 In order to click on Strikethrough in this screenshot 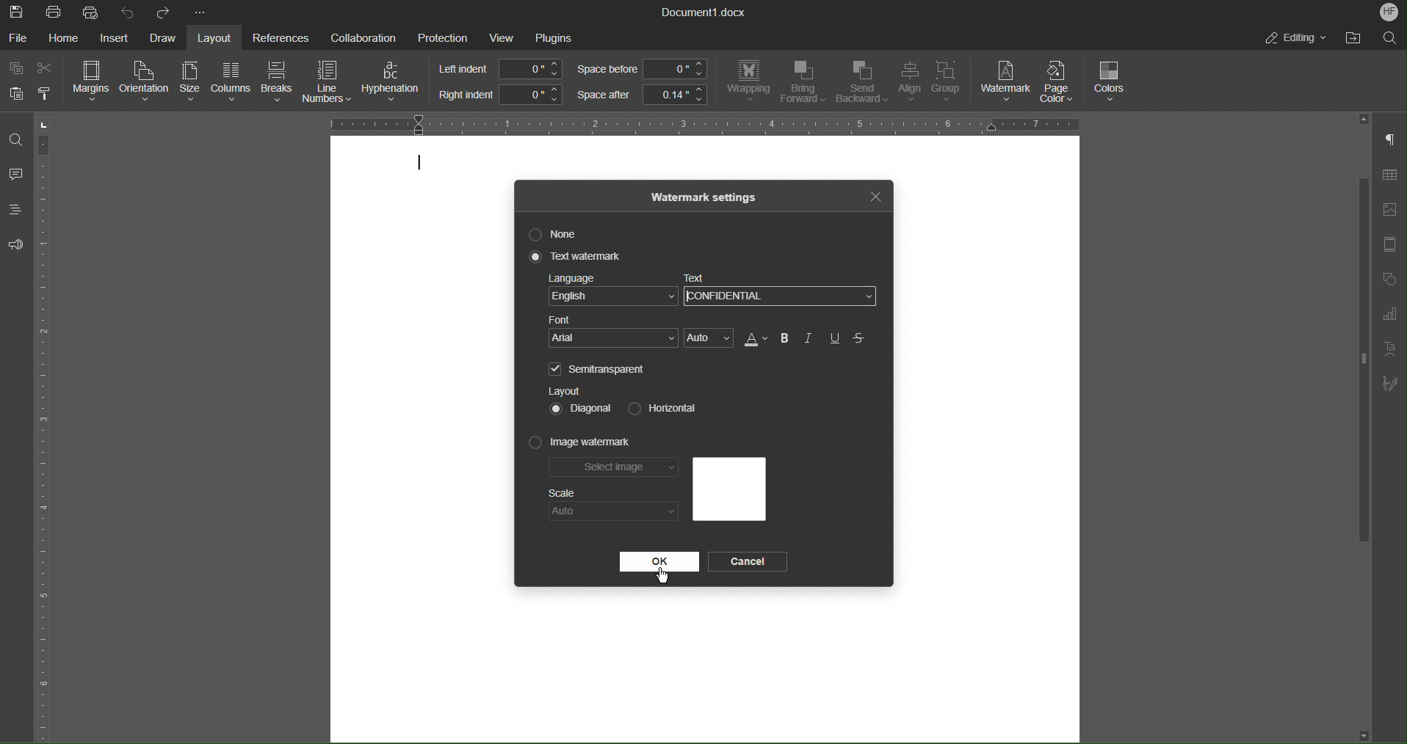, I will do `click(861, 339)`.